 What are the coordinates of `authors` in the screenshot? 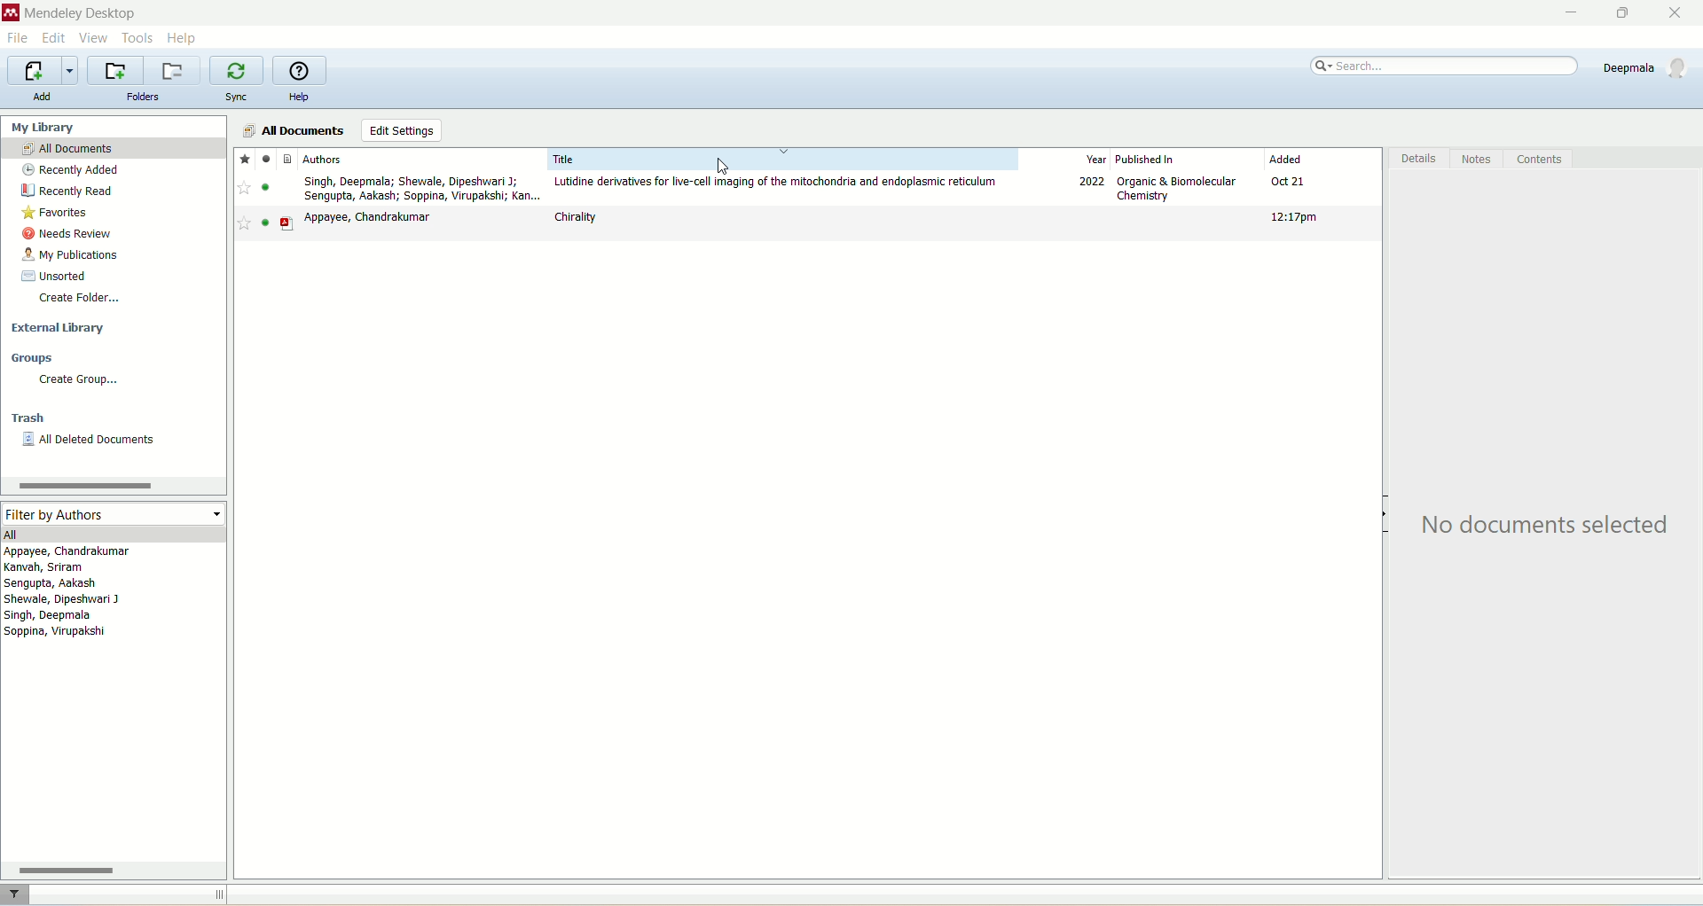 It's located at (404, 157).